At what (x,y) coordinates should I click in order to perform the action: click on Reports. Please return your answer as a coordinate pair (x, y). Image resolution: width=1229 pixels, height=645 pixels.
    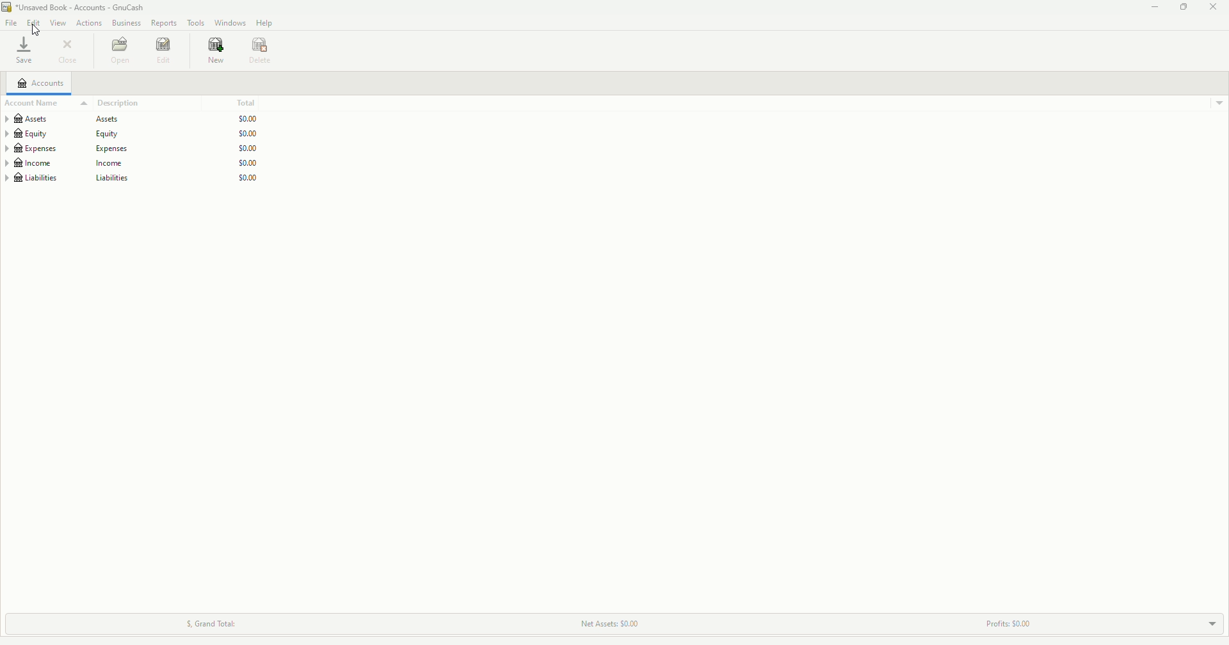
    Looking at the image, I should click on (164, 23).